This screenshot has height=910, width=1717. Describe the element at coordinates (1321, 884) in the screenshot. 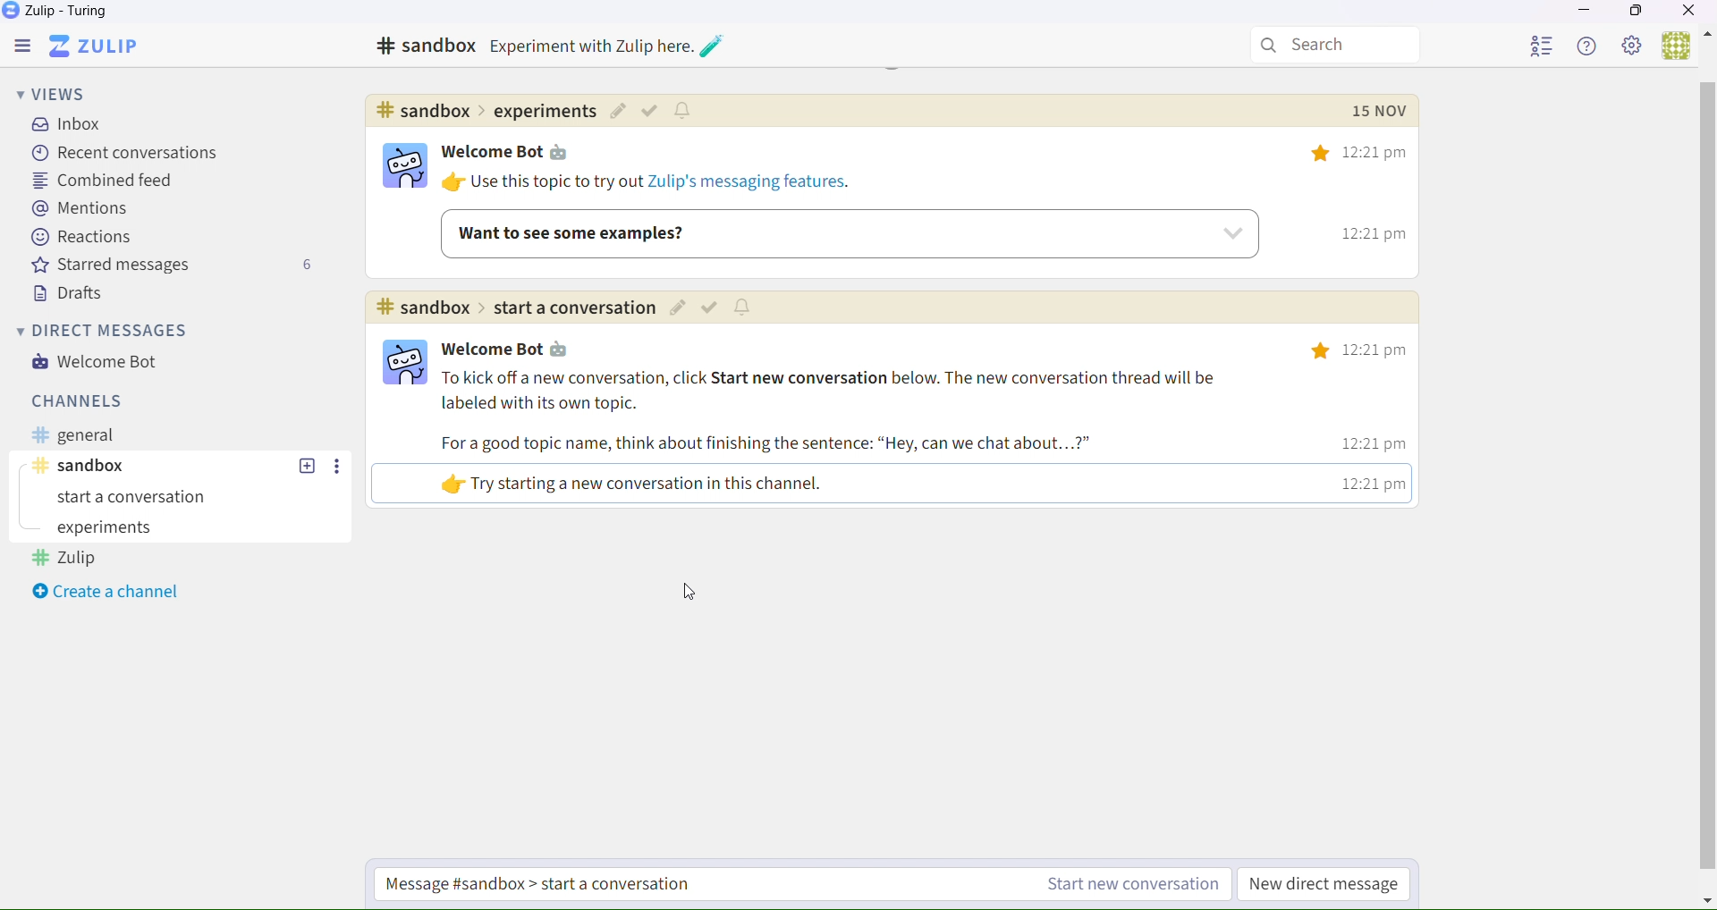

I see `New direct message` at that location.